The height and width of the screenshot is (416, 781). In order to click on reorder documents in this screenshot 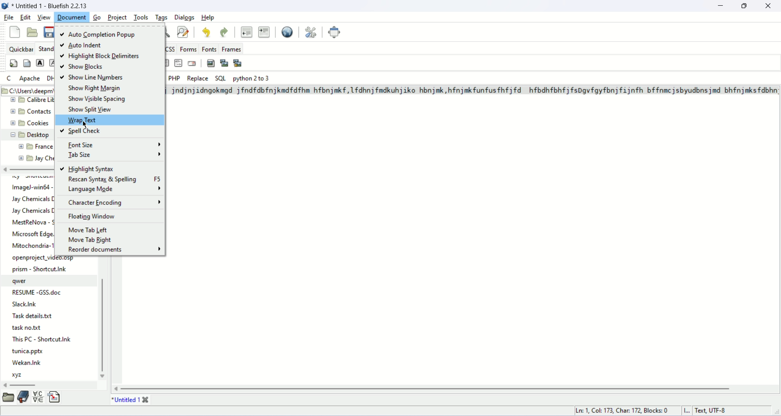, I will do `click(114, 251)`.